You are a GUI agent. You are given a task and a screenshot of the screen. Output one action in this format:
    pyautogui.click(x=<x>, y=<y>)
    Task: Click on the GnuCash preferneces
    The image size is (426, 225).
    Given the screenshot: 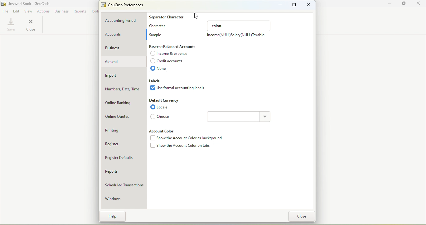 What is the action you would take?
    pyautogui.click(x=122, y=5)
    